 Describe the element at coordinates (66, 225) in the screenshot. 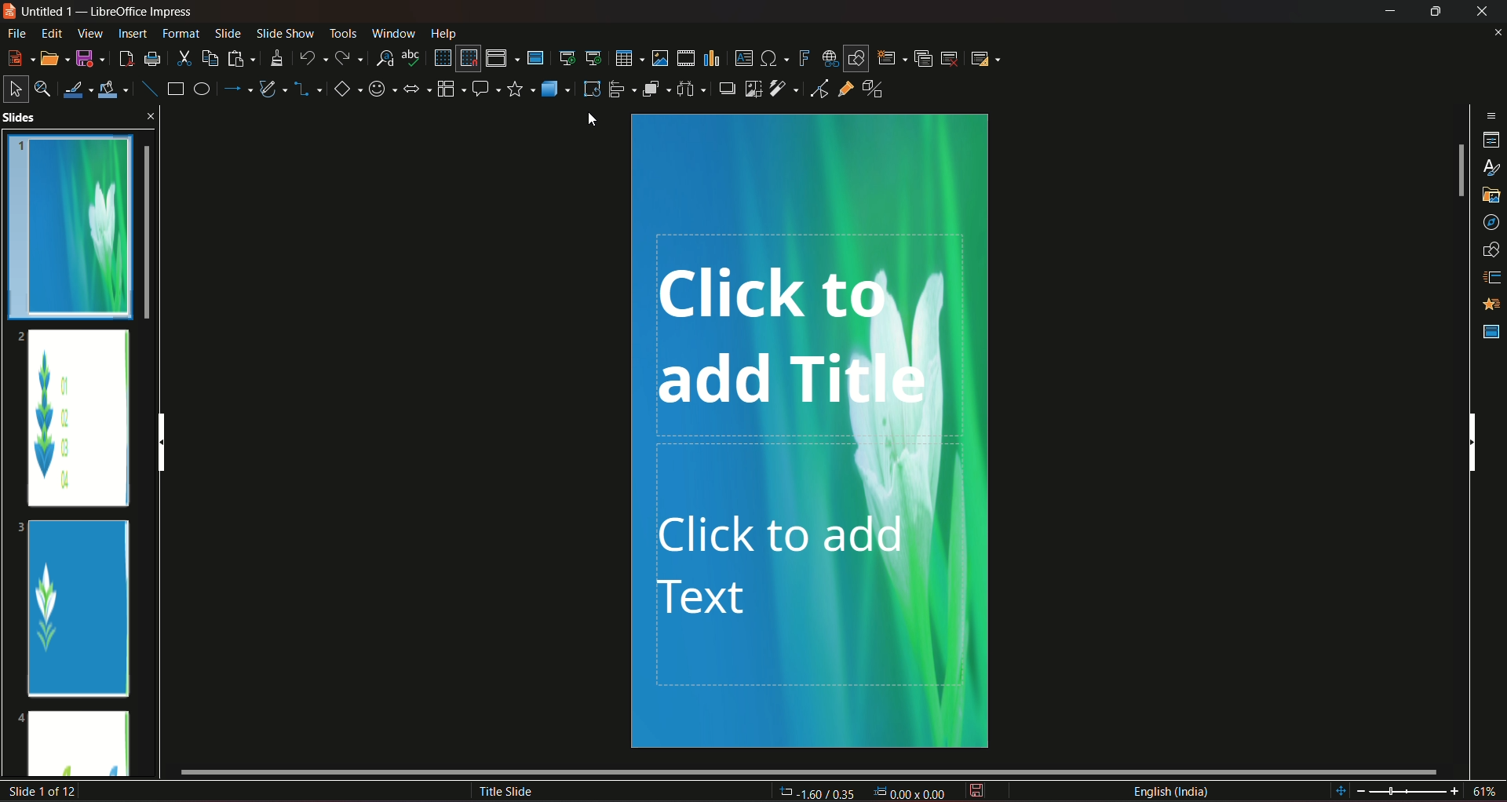

I see `slide 1` at that location.